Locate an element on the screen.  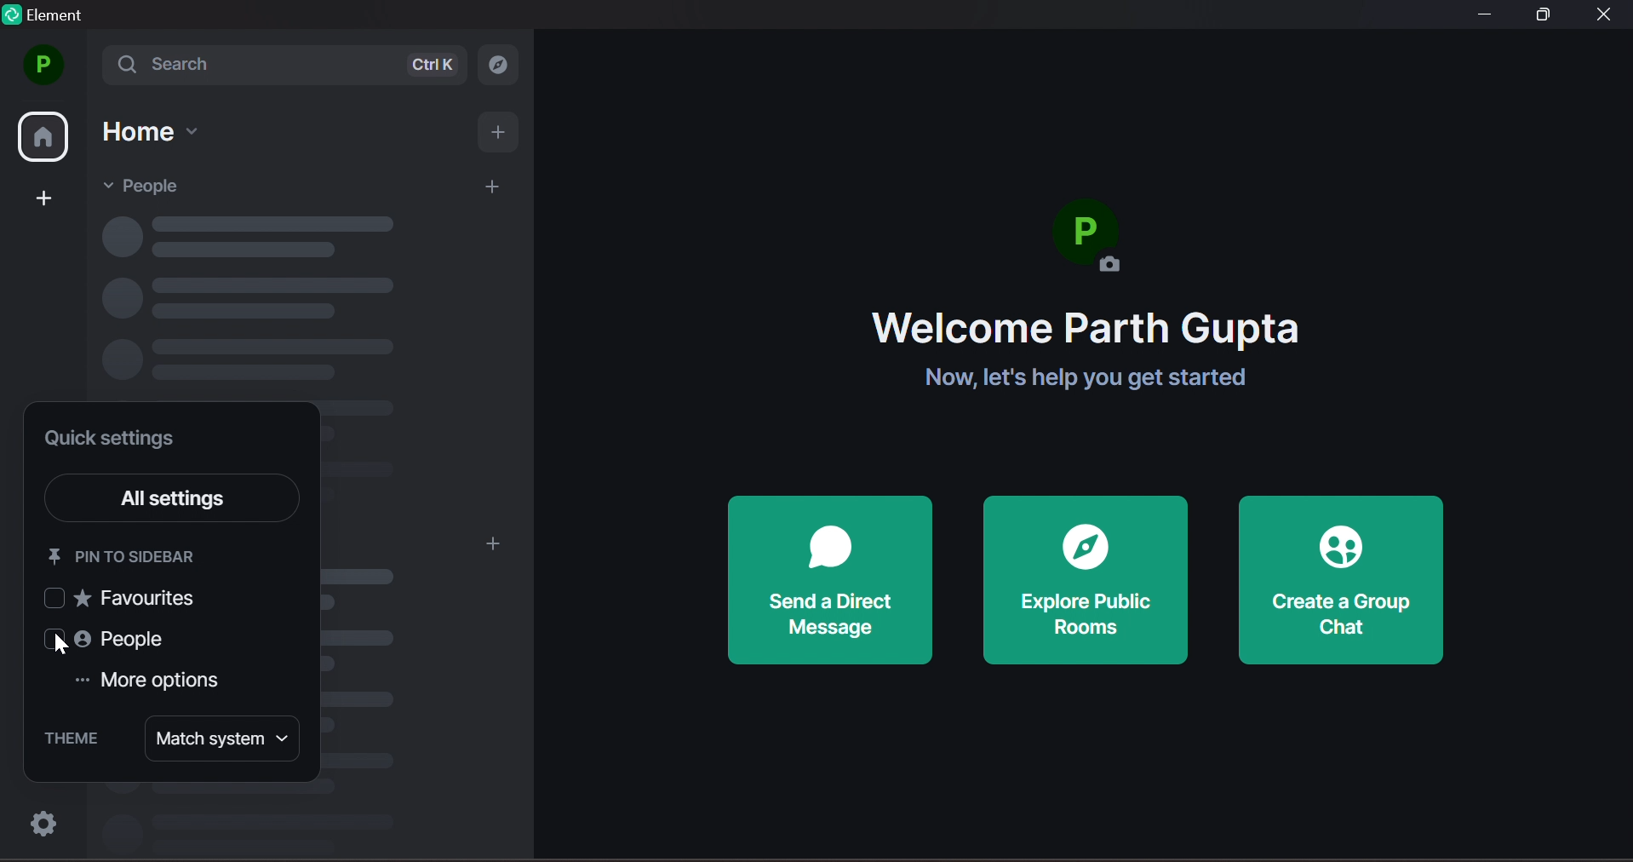
Quick settings is located at coordinates (114, 440).